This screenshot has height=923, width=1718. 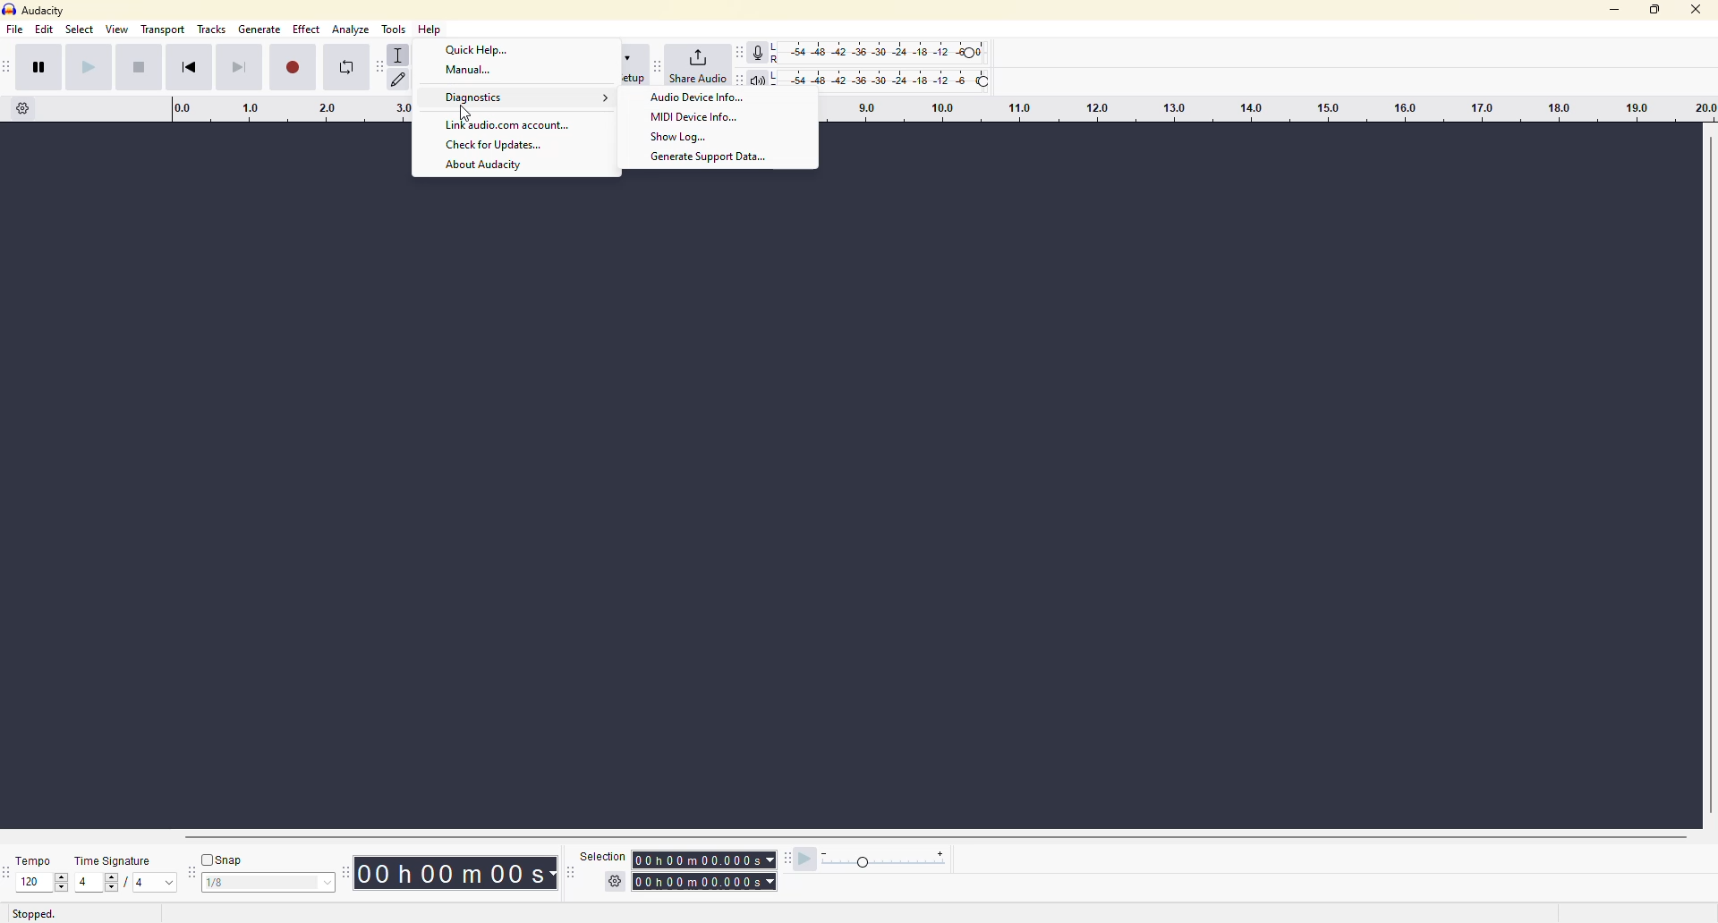 What do you see at coordinates (213, 31) in the screenshot?
I see `tracks` at bounding box center [213, 31].